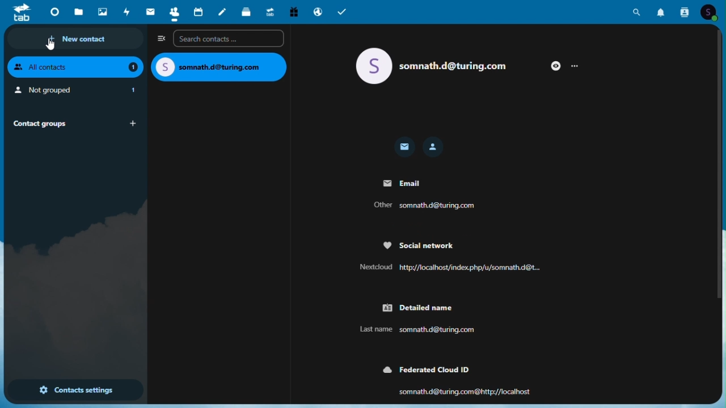  What do you see at coordinates (721, 168) in the screenshot?
I see `vertical scrollbar` at bounding box center [721, 168].